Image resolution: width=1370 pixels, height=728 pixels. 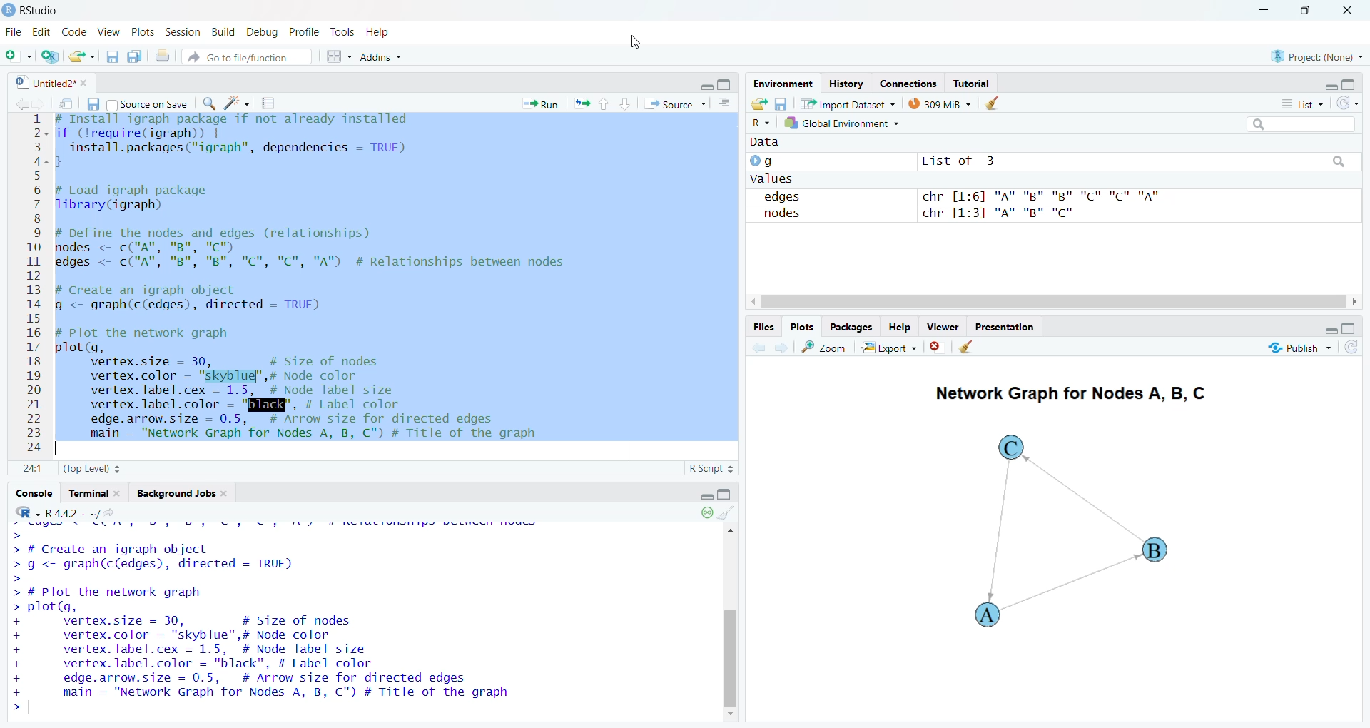 I want to click on mbar
Og List of 3
values

edges chr [1:6] "A" "B" "B" "C" "C" "A"

nodes chr [1:3] "A" "B" "C", so click(x=987, y=189).